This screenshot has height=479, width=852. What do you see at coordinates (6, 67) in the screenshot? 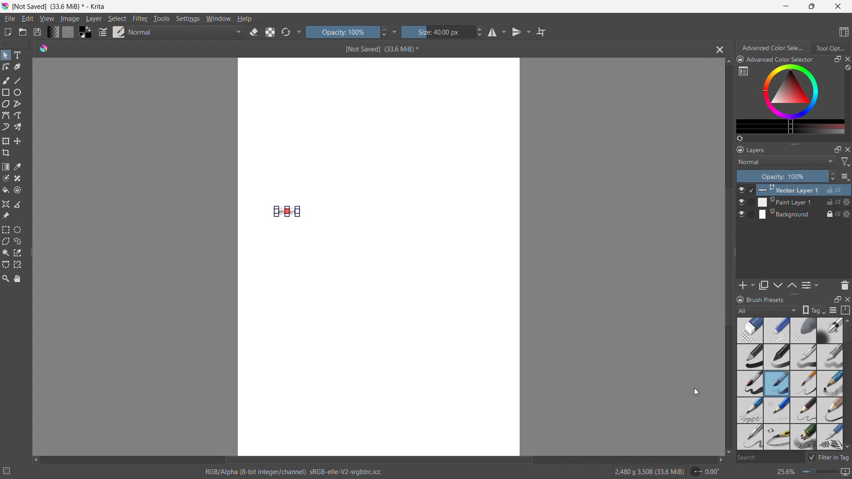
I see `edit shapes tool` at bounding box center [6, 67].